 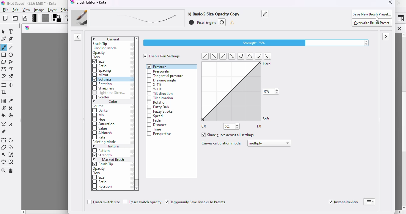 What do you see at coordinates (204, 126) in the screenshot?
I see `0.0` at bounding box center [204, 126].